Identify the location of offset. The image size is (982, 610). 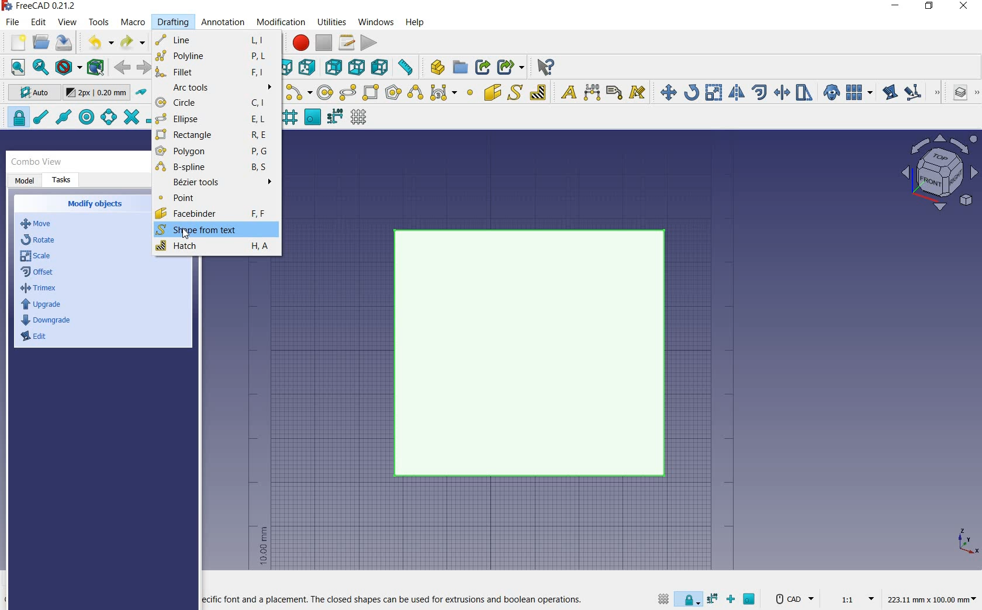
(40, 273).